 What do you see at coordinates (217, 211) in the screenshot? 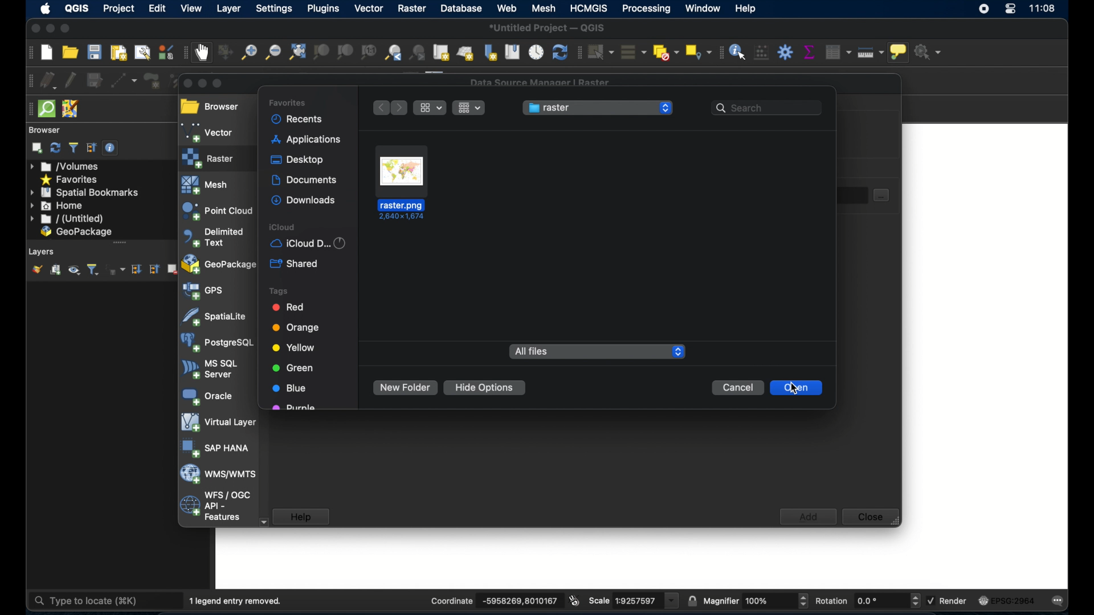
I see `point cloud` at bounding box center [217, 211].